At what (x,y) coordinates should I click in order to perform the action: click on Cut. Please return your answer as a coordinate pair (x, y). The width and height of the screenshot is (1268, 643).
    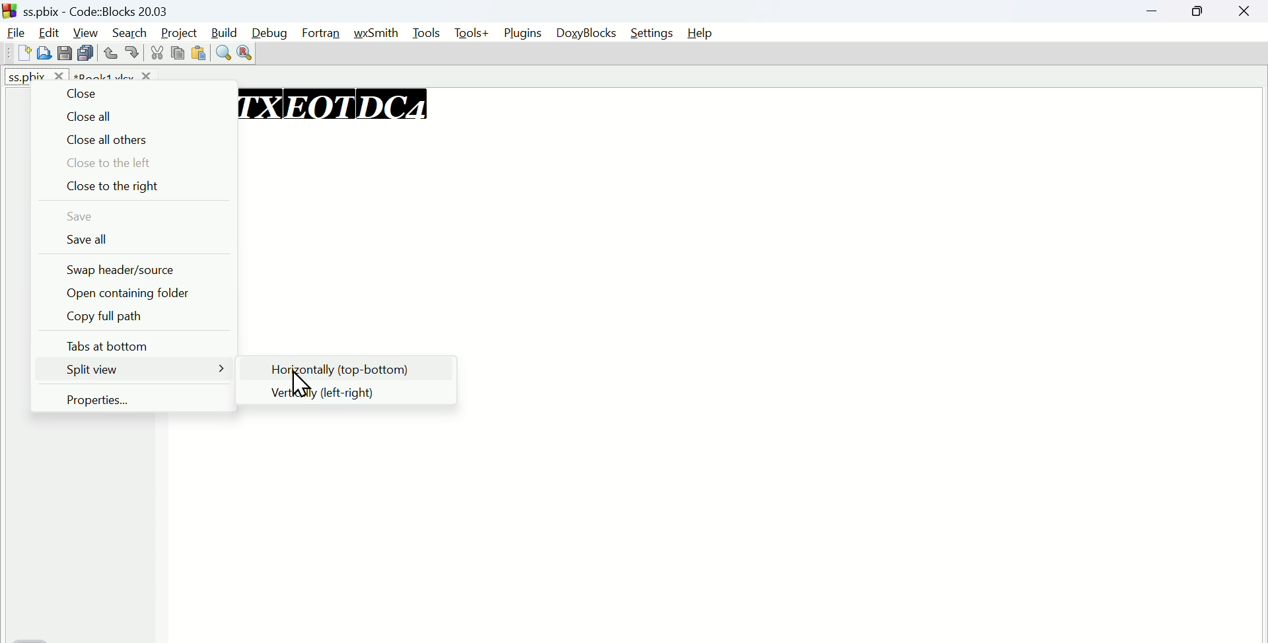
    Looking at the image, I should click on (155, 52).